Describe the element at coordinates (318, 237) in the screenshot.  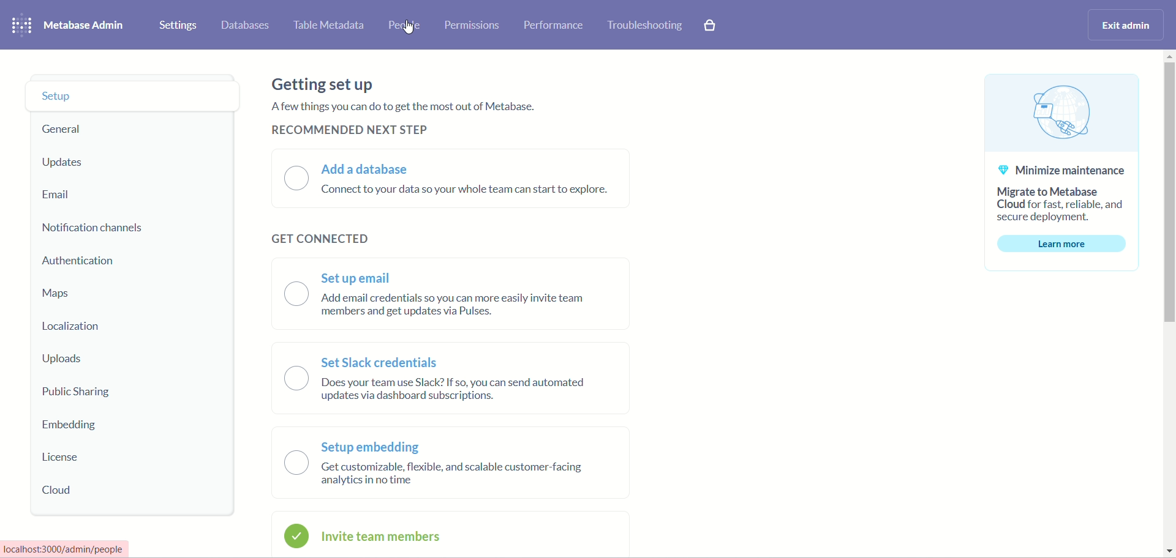
I see `get connected` at that location.